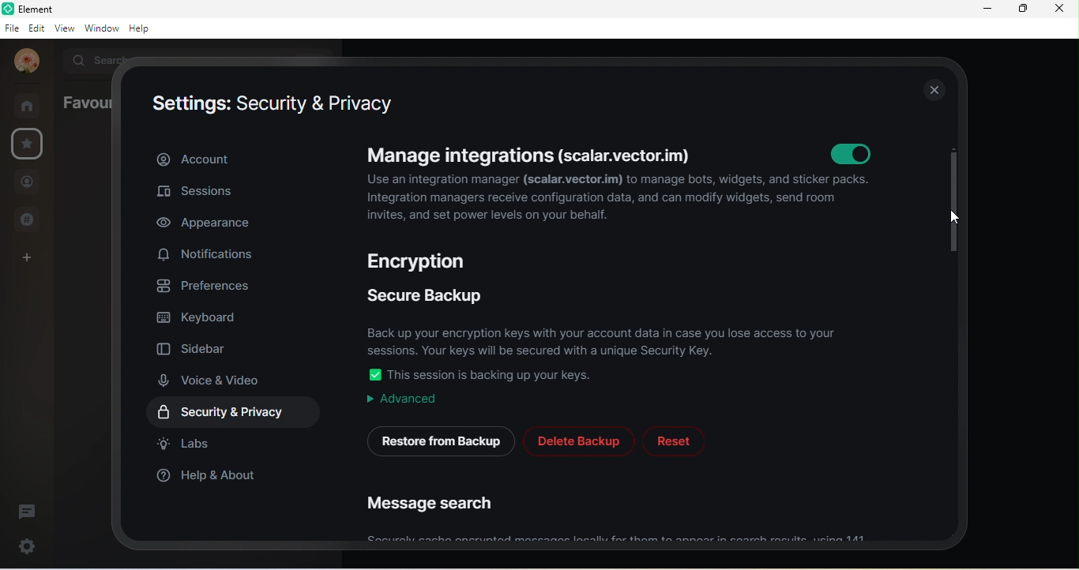 This screenshot has width=1079, height=570. What do you see at coordinates (11, 28) in the screenshot?
I see `file` at bounding box center [11, 28].